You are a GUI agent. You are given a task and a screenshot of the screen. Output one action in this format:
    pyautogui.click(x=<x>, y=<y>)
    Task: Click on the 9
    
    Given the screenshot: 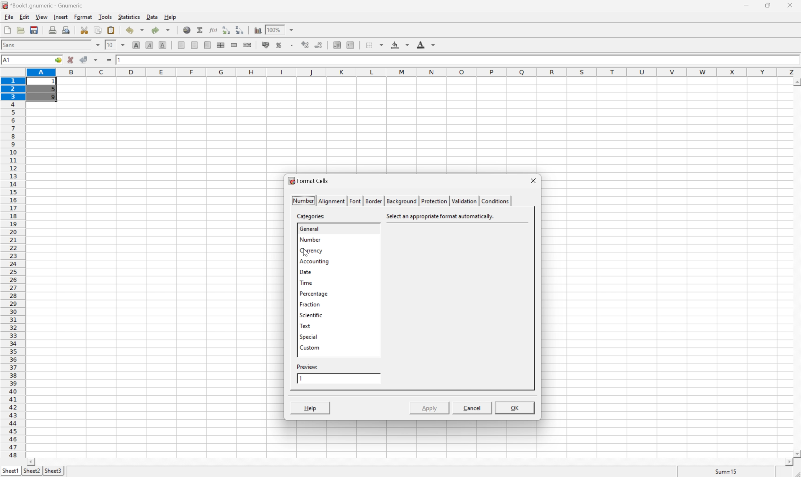 What is the action you would take?
    pyautogui.click(x=53, y=97)
    